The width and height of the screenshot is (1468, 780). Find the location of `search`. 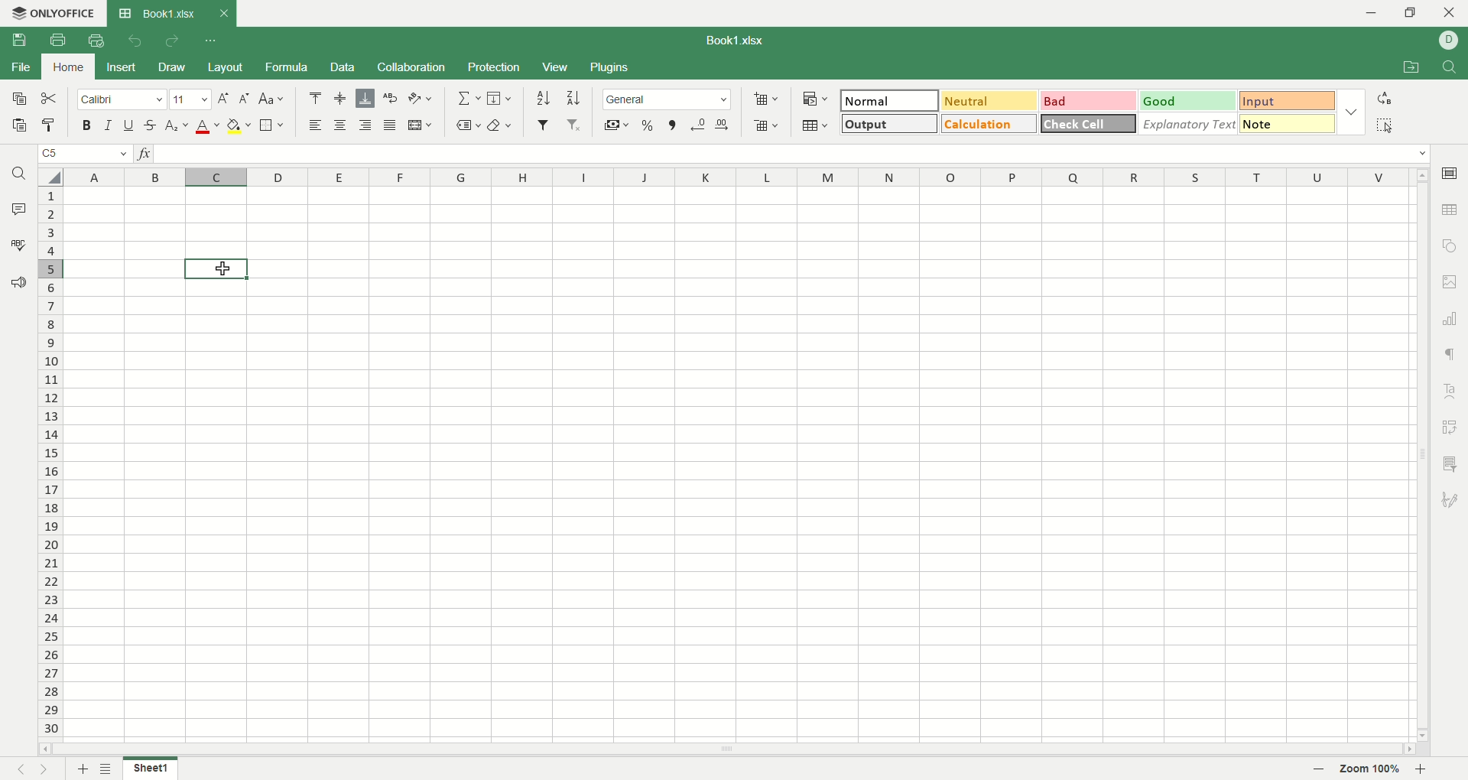

search is located at coordinates (21, 176).